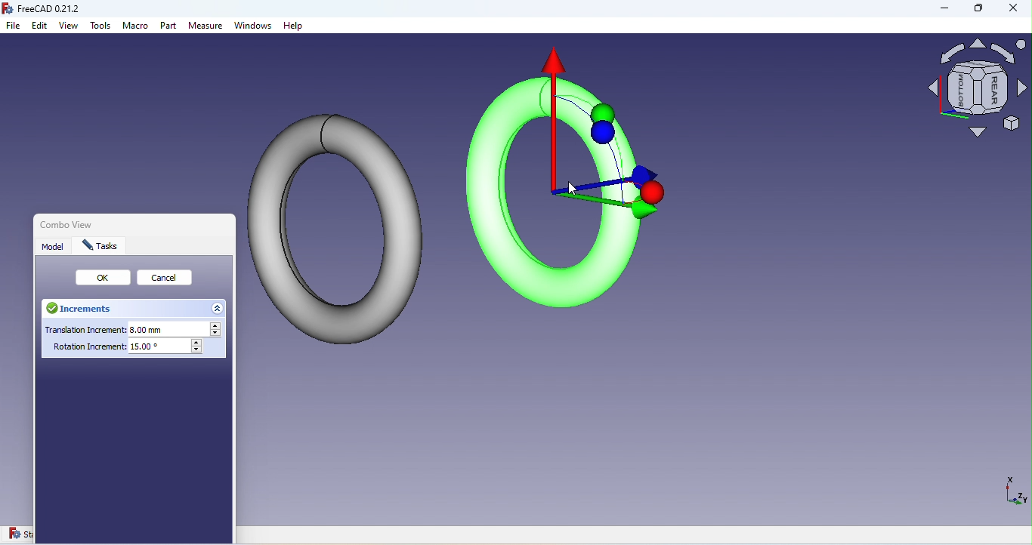 The height and width of the screenshot is (545, 1032). I want to click on Part, so click(169, 27).